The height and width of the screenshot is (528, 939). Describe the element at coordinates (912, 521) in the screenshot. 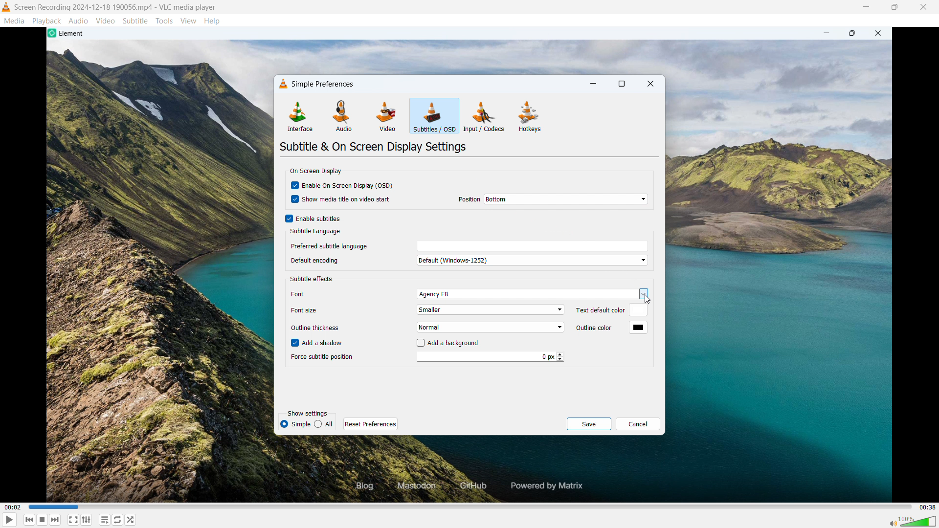

I see `sound bar` at that location.